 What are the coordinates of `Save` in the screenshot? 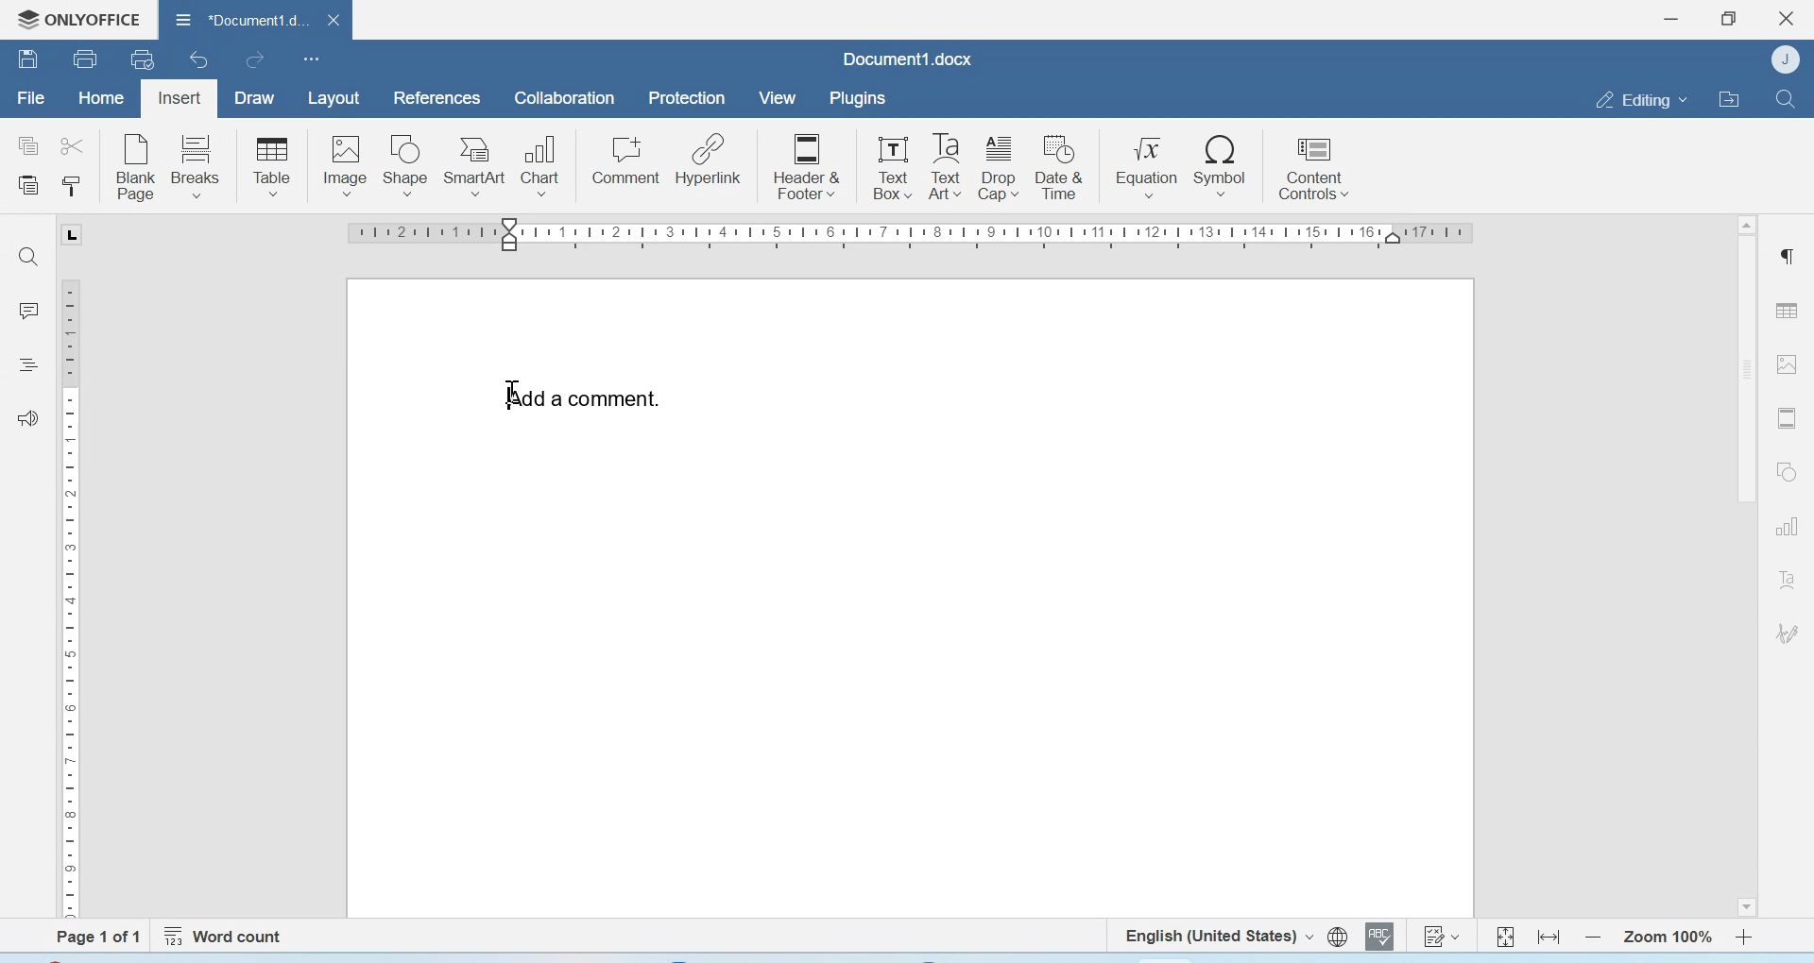 It's located at (27, 58).